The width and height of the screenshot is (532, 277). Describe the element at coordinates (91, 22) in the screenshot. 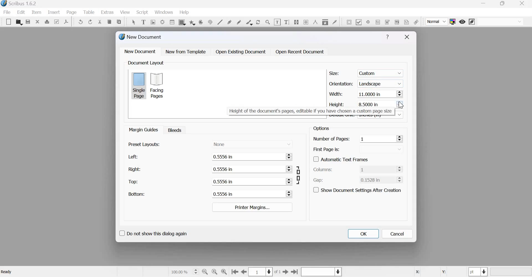

I see `Redo` at that location.